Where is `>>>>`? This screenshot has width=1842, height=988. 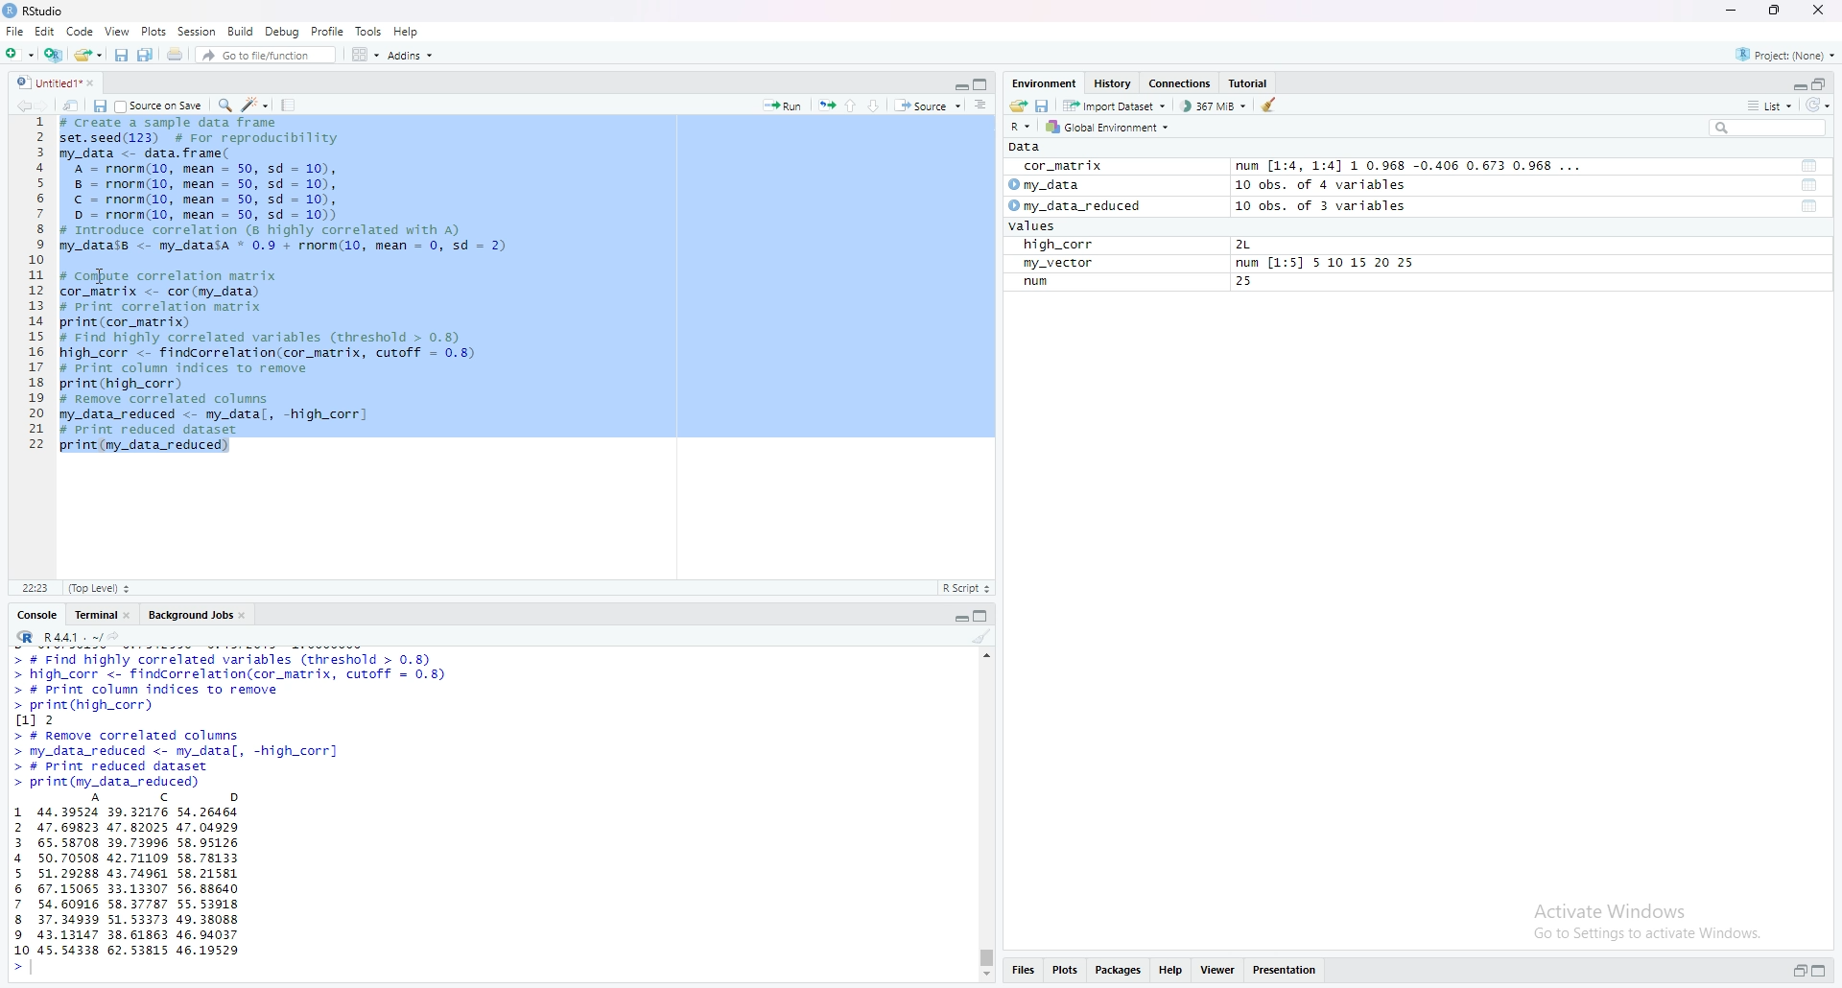 >>>> is located at coordinates (13, 679).